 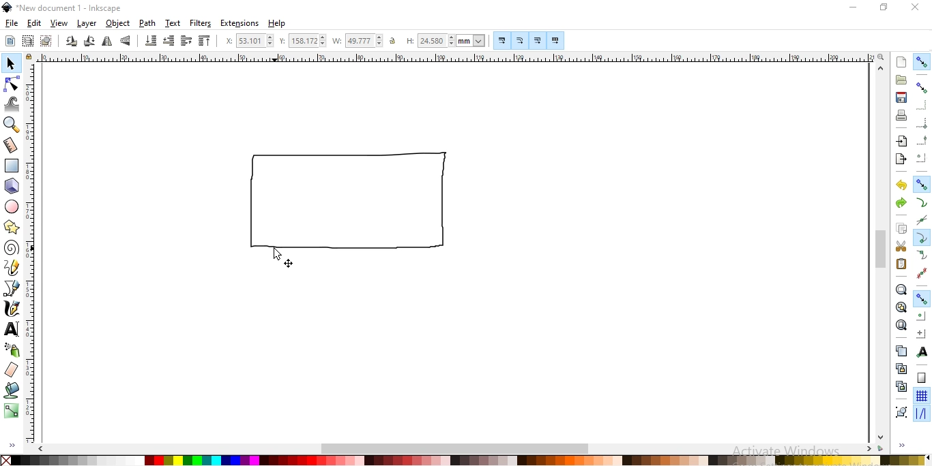 I want to click on snap to edges of bounding box, so click(x=922, y=106).